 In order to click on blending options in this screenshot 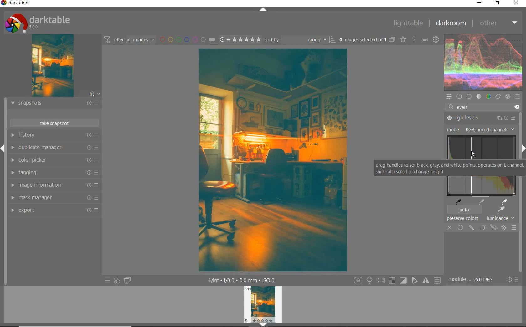, I will do `click(514, 227)`.